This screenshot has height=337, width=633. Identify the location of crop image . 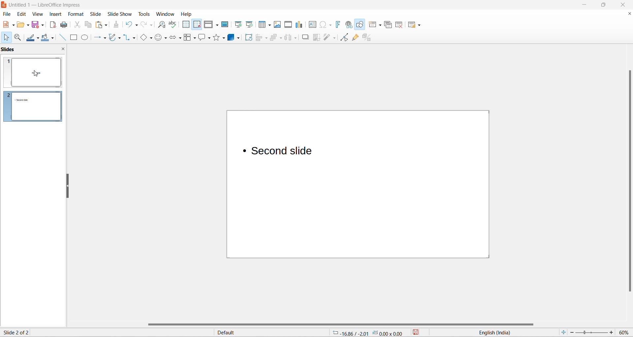
(317, 38).